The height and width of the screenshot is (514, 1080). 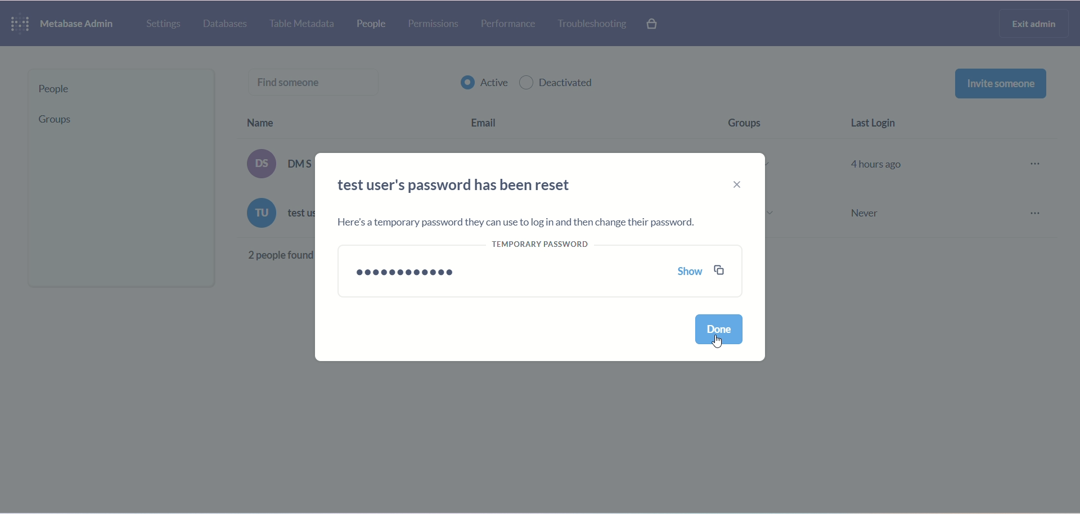 I want to click on logo, so click(x=20, y=23).